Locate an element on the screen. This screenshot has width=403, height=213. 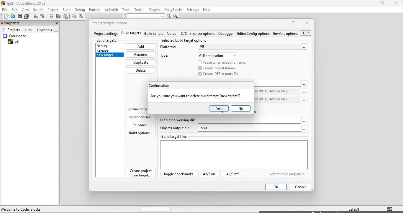
minimize is located at coordinates (282, 23).